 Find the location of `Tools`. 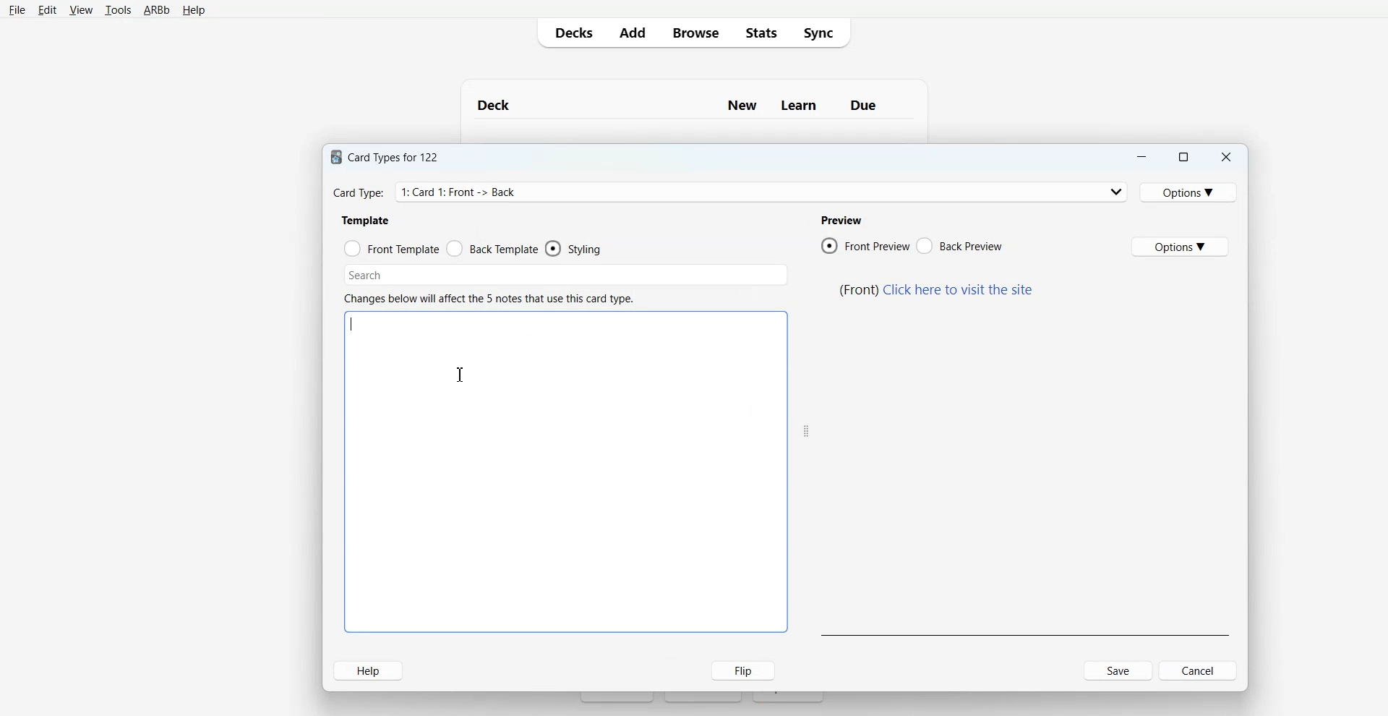

Tools is located at coordinates (118, 10).